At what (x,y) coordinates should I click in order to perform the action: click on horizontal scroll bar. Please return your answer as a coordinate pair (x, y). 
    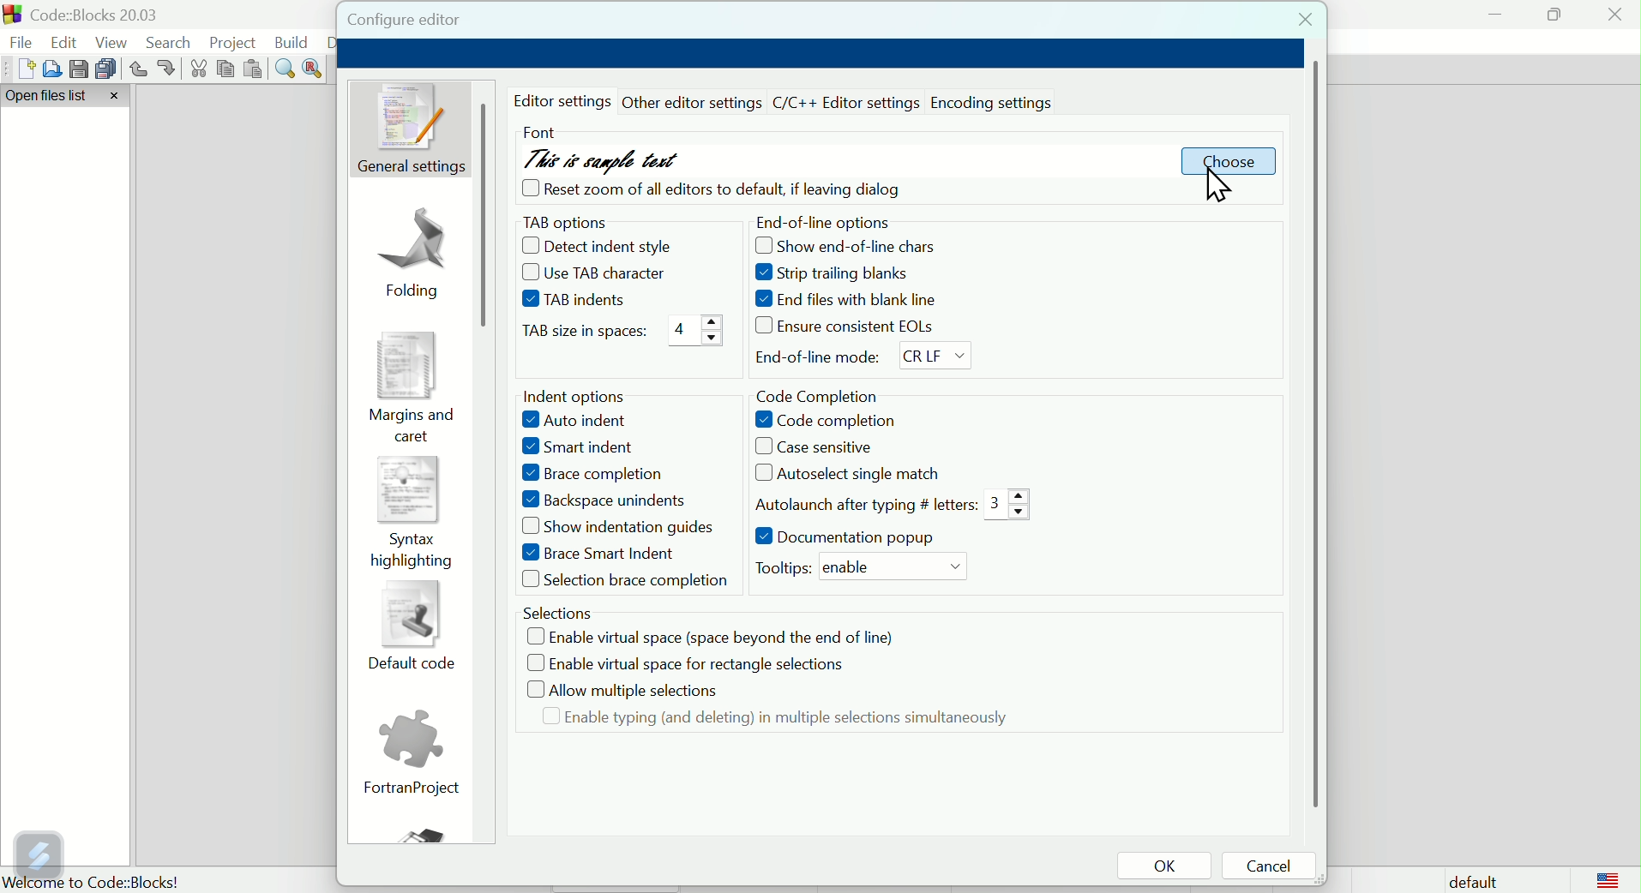
    Looking at the image, I should click on (1315, 431).